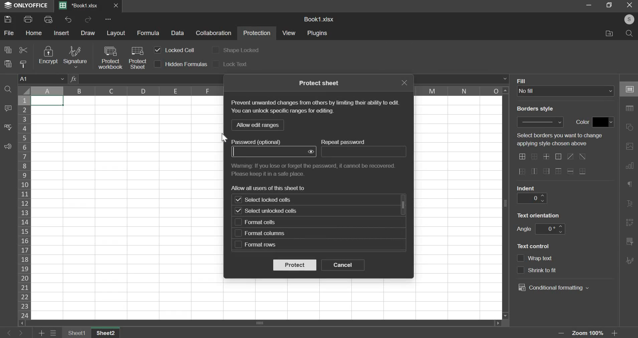 The height and width of the screenshot is (338, 638). I want to click on llow edit range, so click(257, 125).